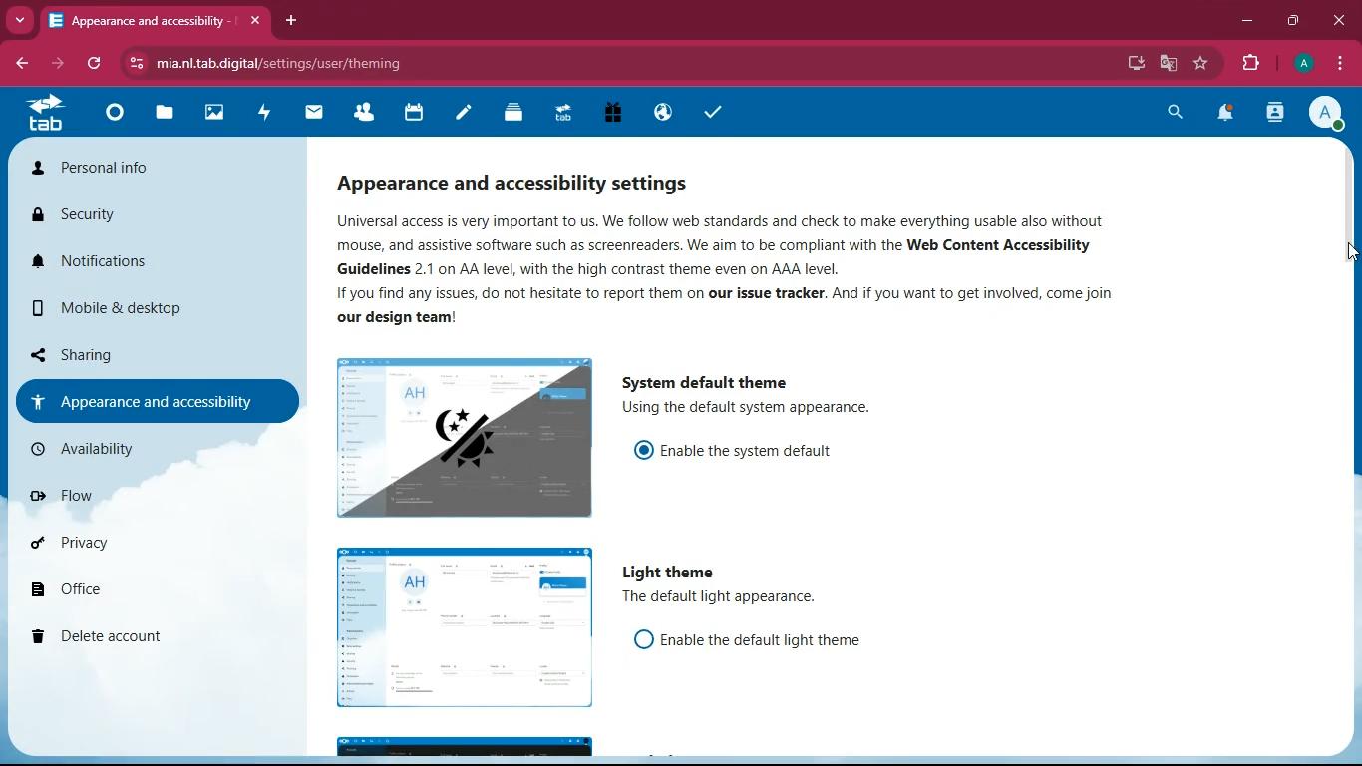 The image size is (1362, 766). Describe the element at coordinates (49, 112) in the screenshot. I see `tab` at that location.